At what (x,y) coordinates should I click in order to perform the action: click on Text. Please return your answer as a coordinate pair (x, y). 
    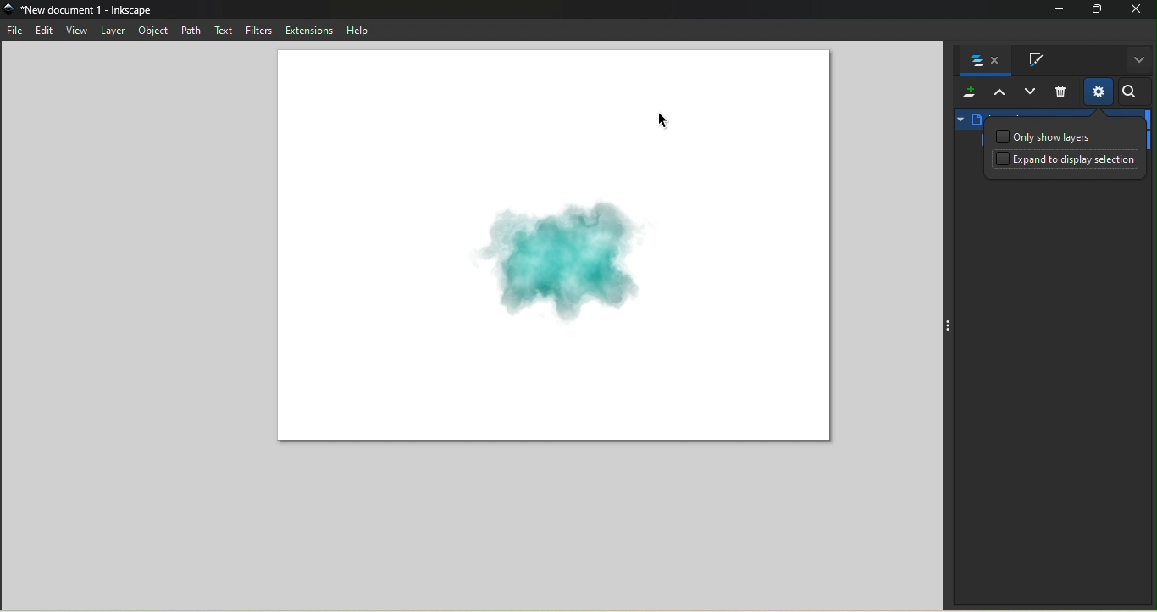
    Looking at the image, I should click on (222, 31).